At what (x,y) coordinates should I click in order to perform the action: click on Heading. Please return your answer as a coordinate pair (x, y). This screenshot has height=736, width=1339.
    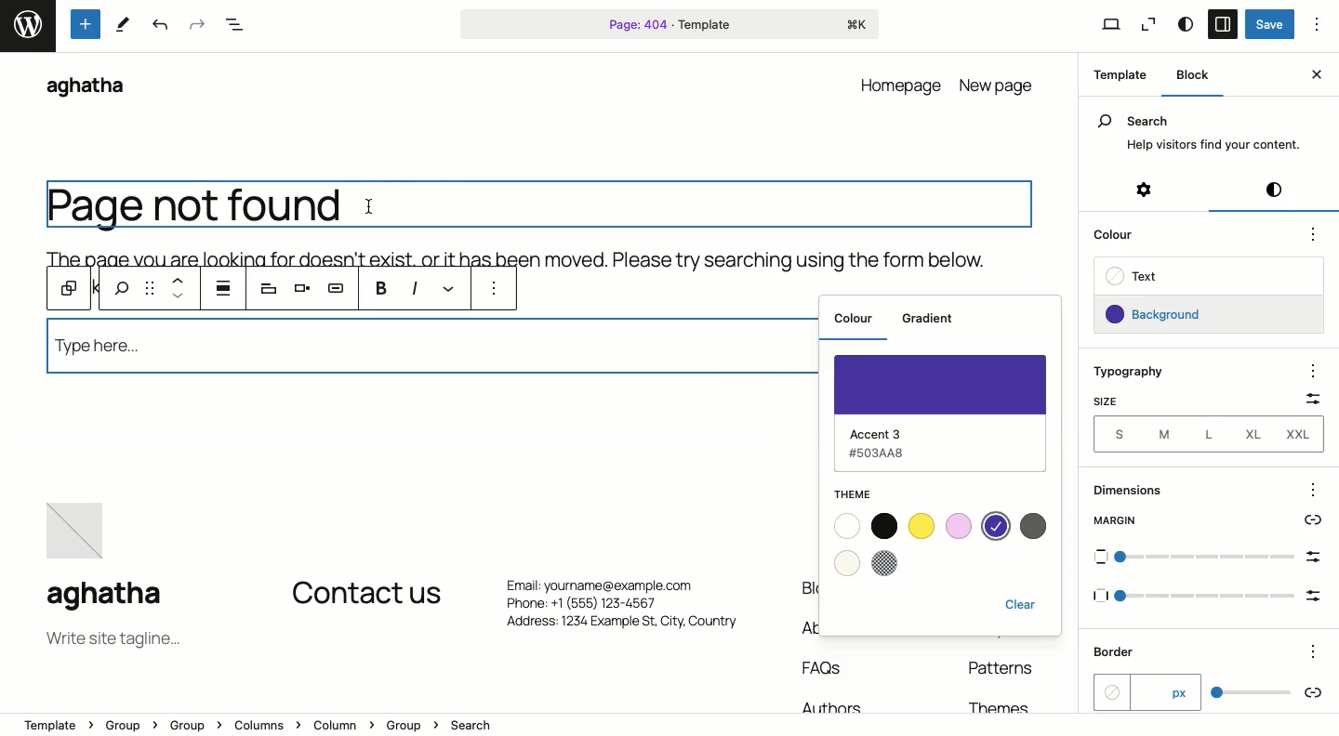
    Looking at the image, I should click on (269, 289).